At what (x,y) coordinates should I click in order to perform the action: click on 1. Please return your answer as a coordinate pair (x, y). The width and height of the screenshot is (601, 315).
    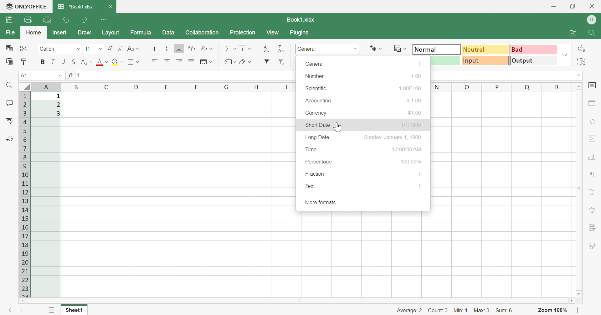
    Looking at the image, I should click on (420, 185).